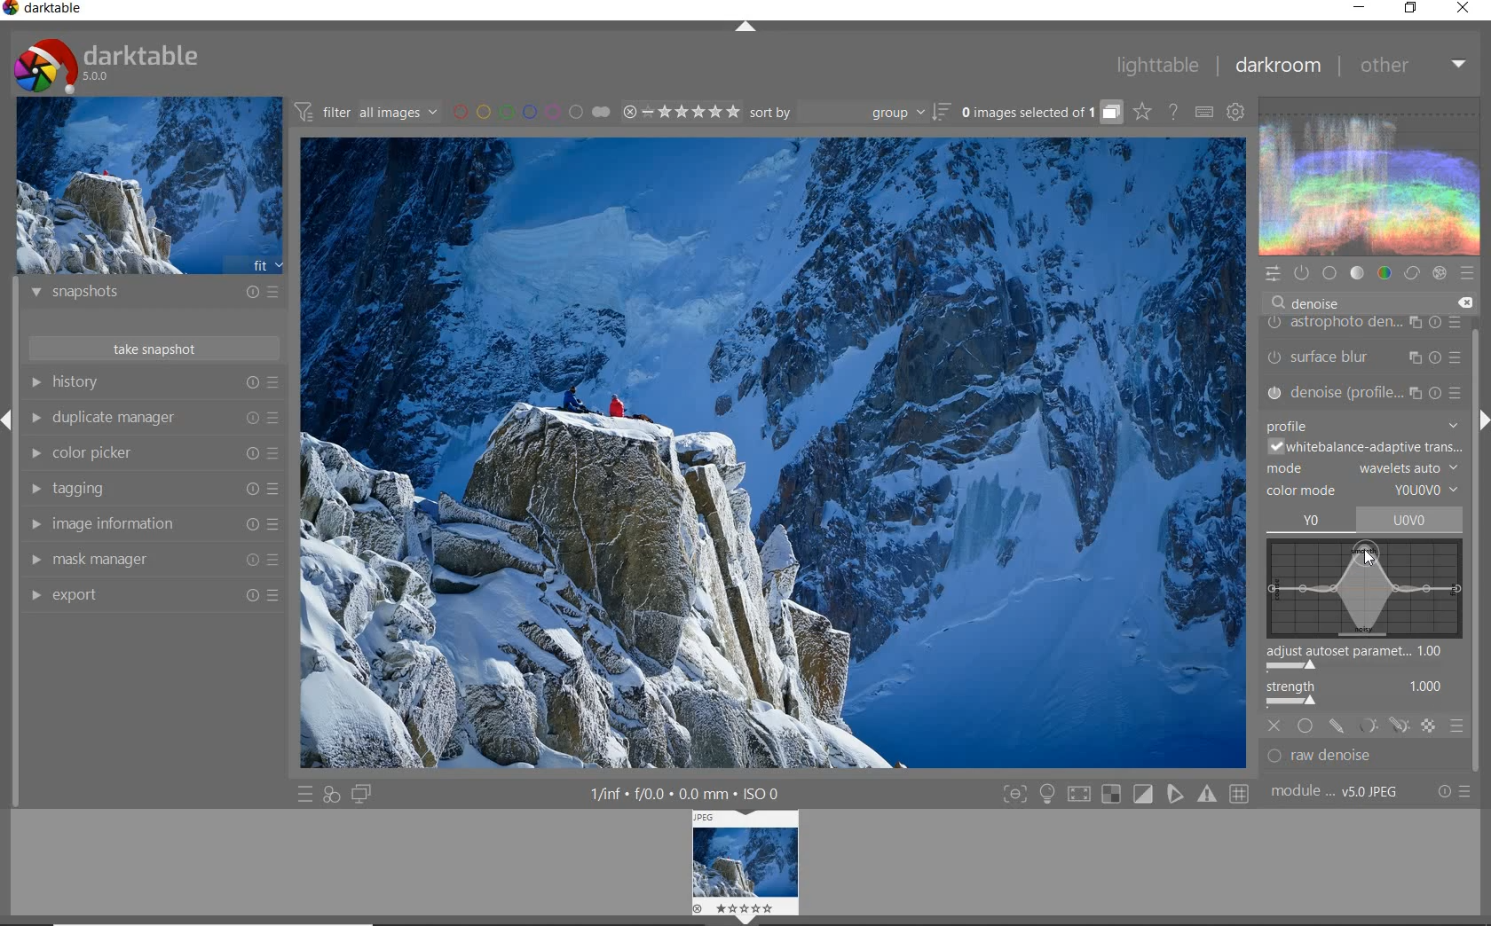  What do you see at coordinates (1141, 114) in the screenshot?
I see `click to change overlays on thumbnails` at bounding box center [1141, 114].